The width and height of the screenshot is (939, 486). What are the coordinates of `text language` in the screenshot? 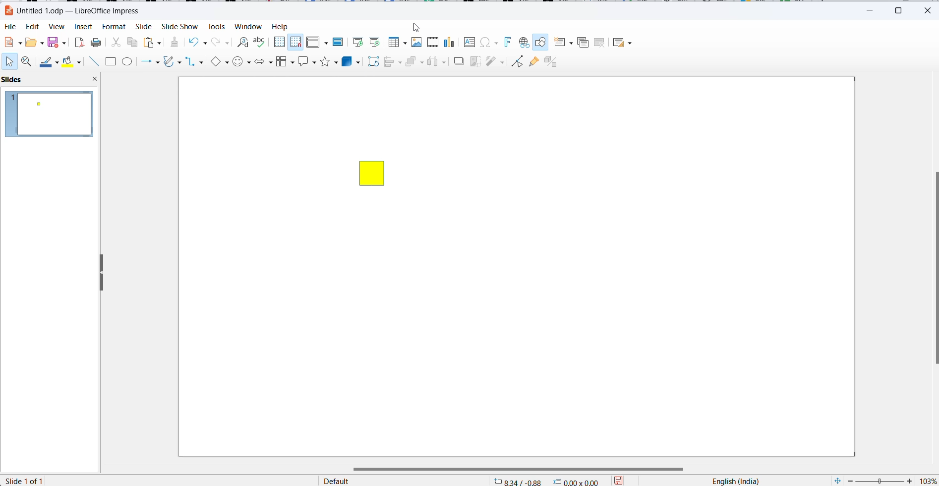 It's located at (733, 480).